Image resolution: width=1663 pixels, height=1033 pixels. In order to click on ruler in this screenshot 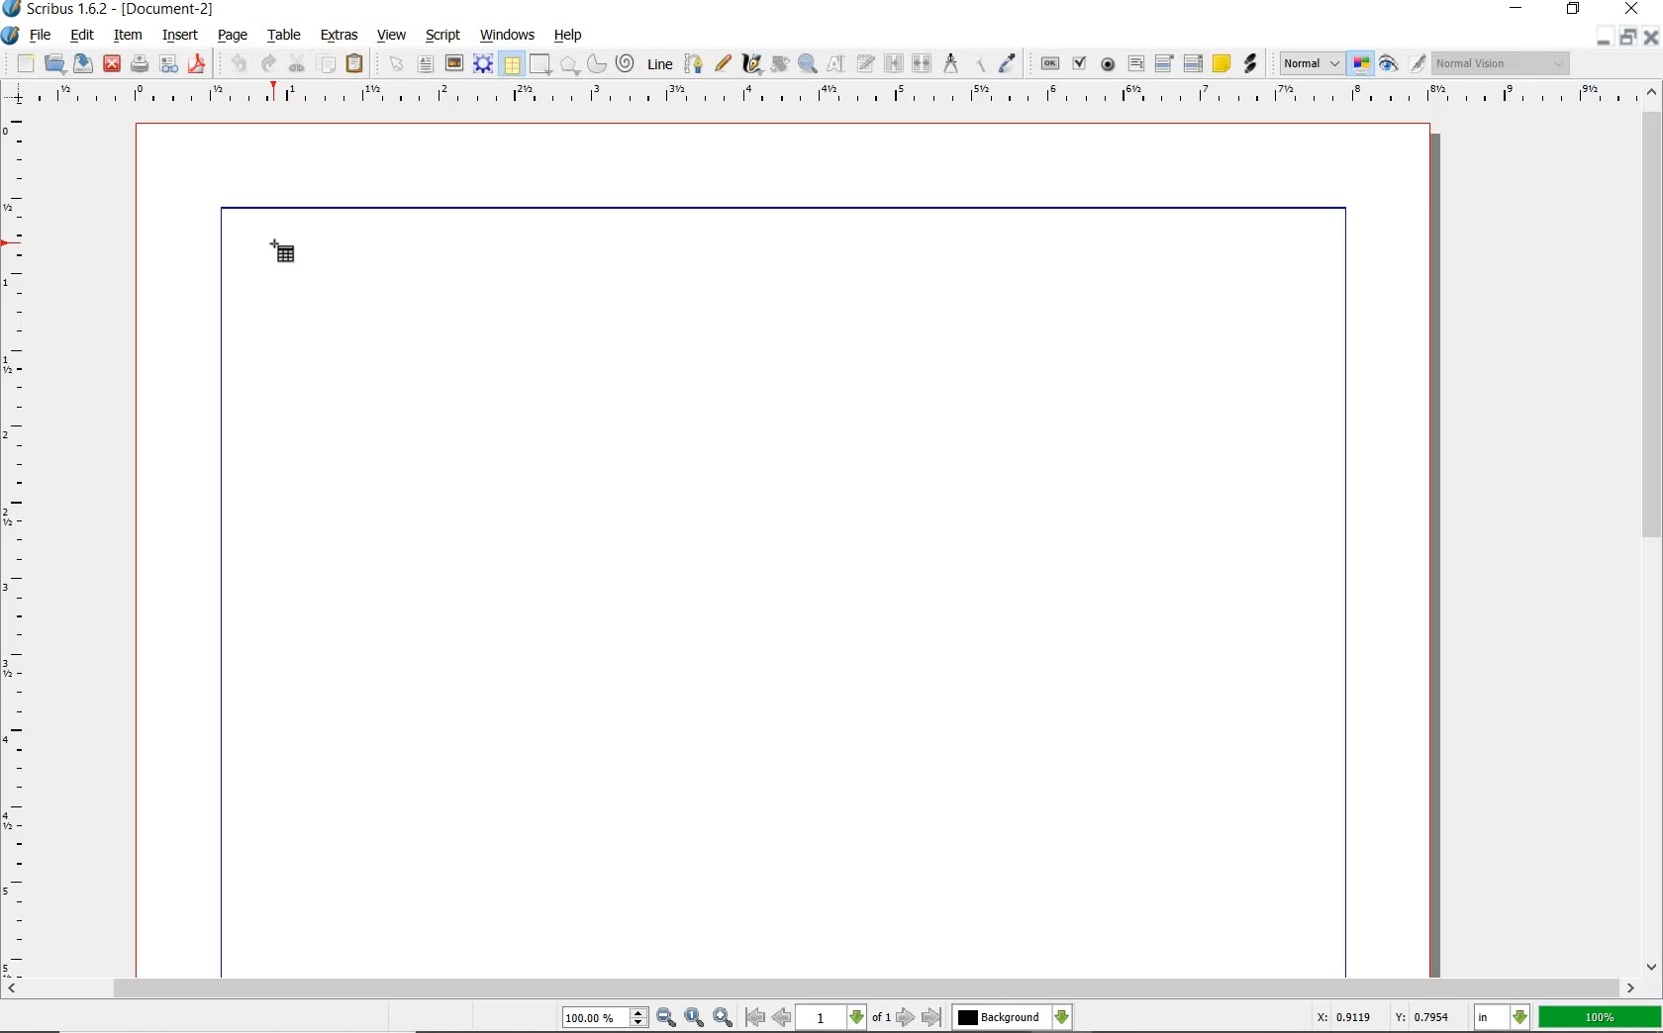, I will do `click(843, 96)`.